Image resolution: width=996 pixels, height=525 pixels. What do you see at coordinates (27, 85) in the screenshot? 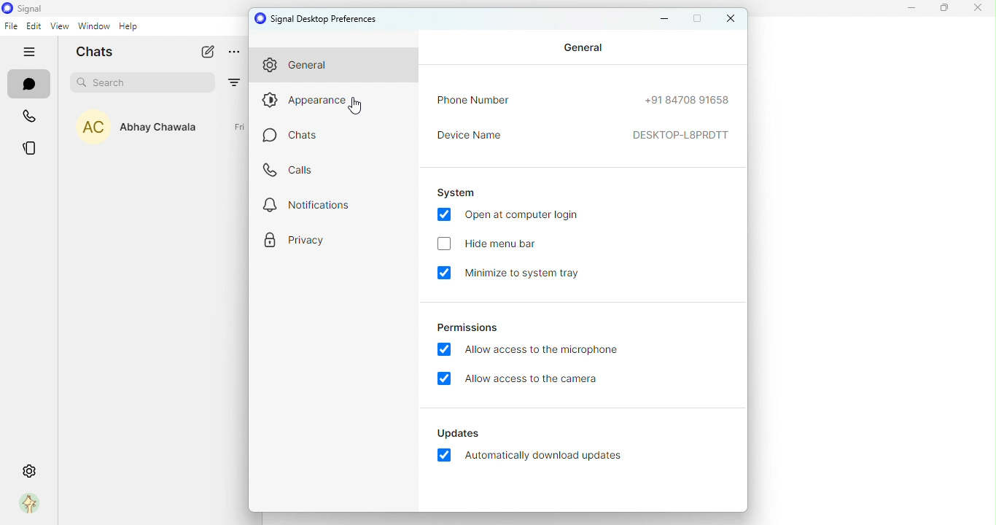
I see `chats` at bounding box center [27, 85].